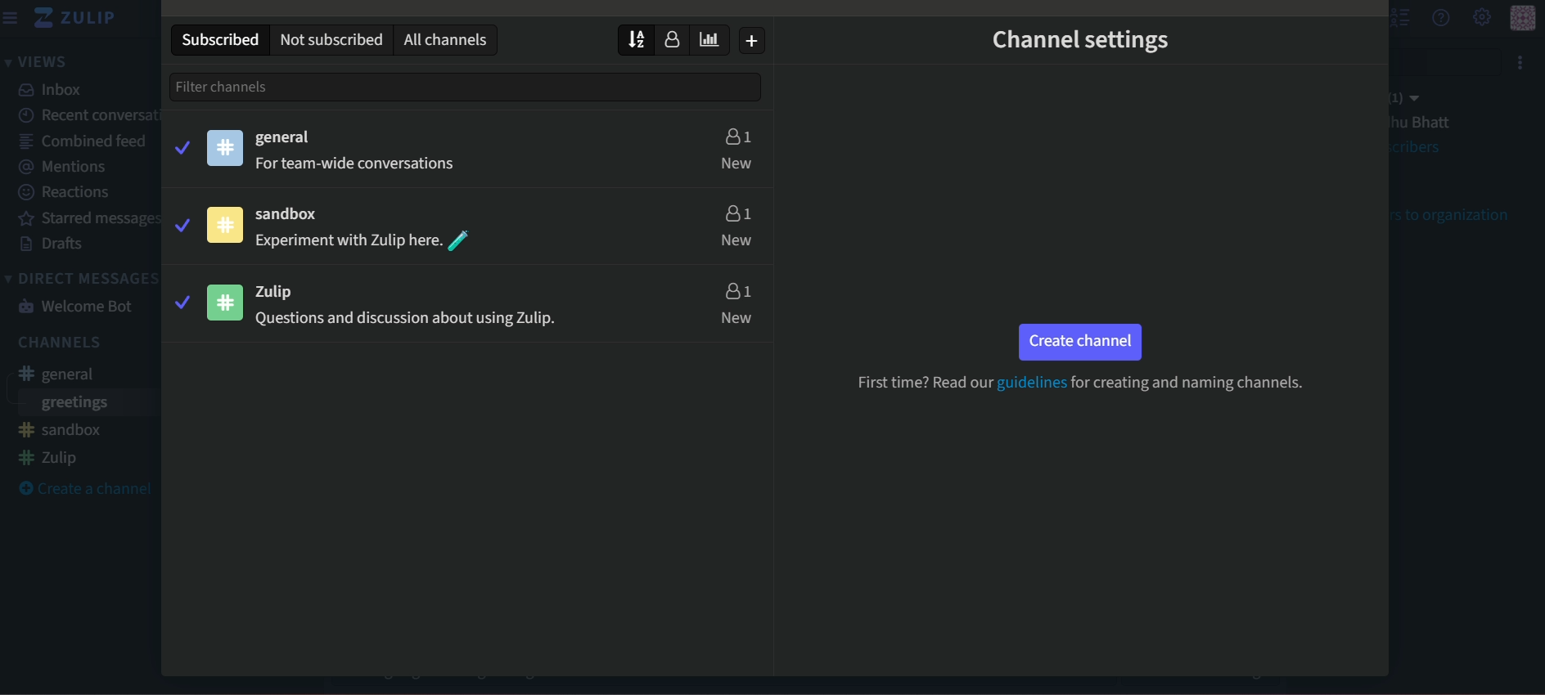 The width and height of the screenshot is (1545, 695). I want to click on users, so click(736, 305).